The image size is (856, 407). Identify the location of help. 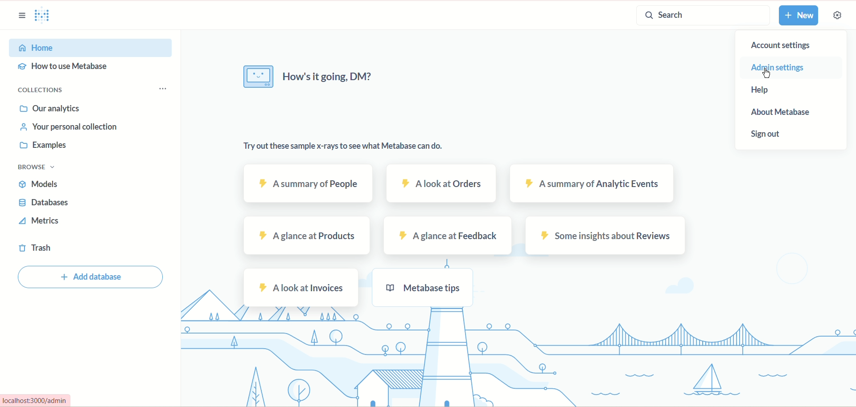
(757, 90).